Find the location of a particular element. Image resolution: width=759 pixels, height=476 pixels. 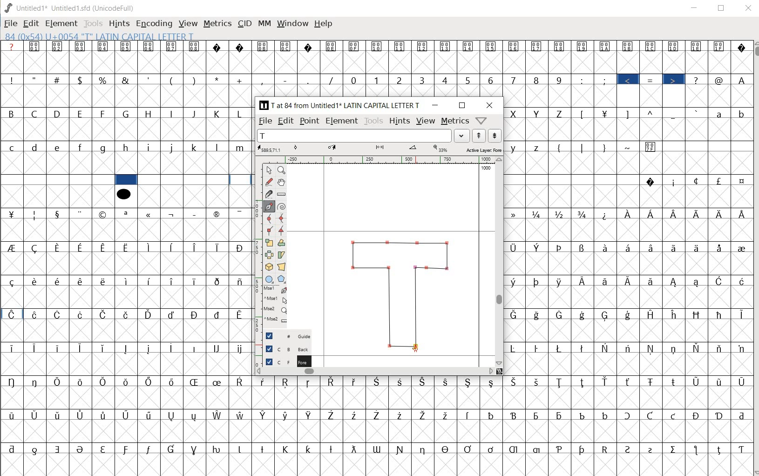

Symbol is located at coordinates (605, 113).